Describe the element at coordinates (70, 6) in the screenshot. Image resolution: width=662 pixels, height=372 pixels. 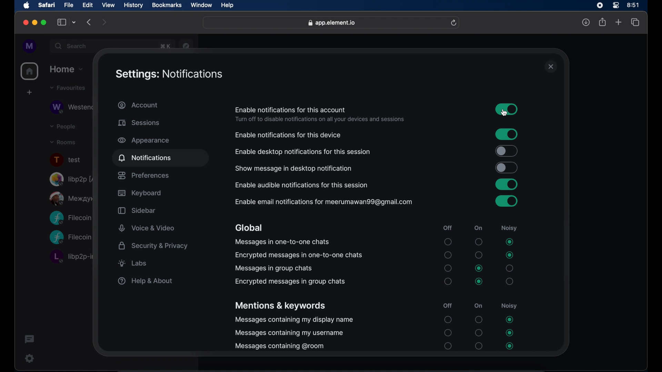
I see `file` at that location.